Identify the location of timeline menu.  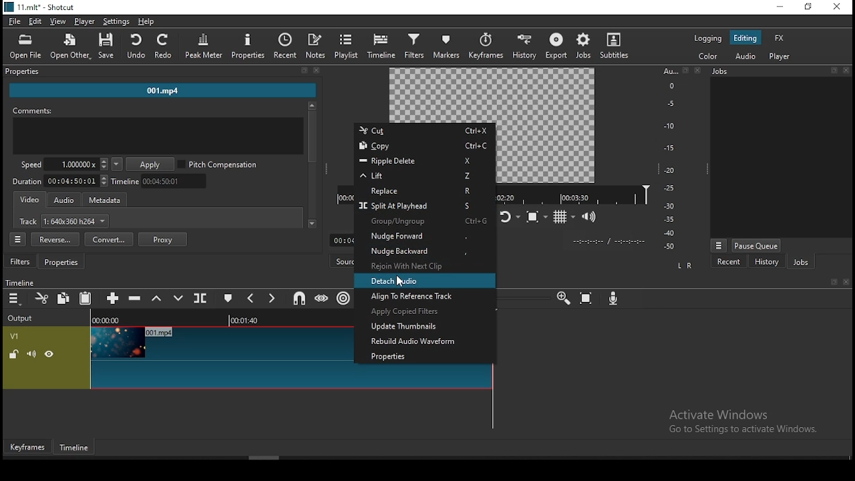
(15, 299).